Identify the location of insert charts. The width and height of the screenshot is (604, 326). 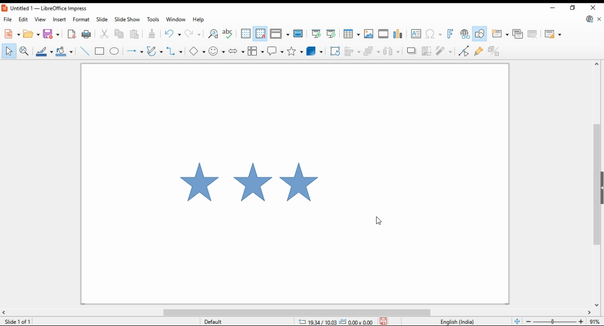
(398, 34).